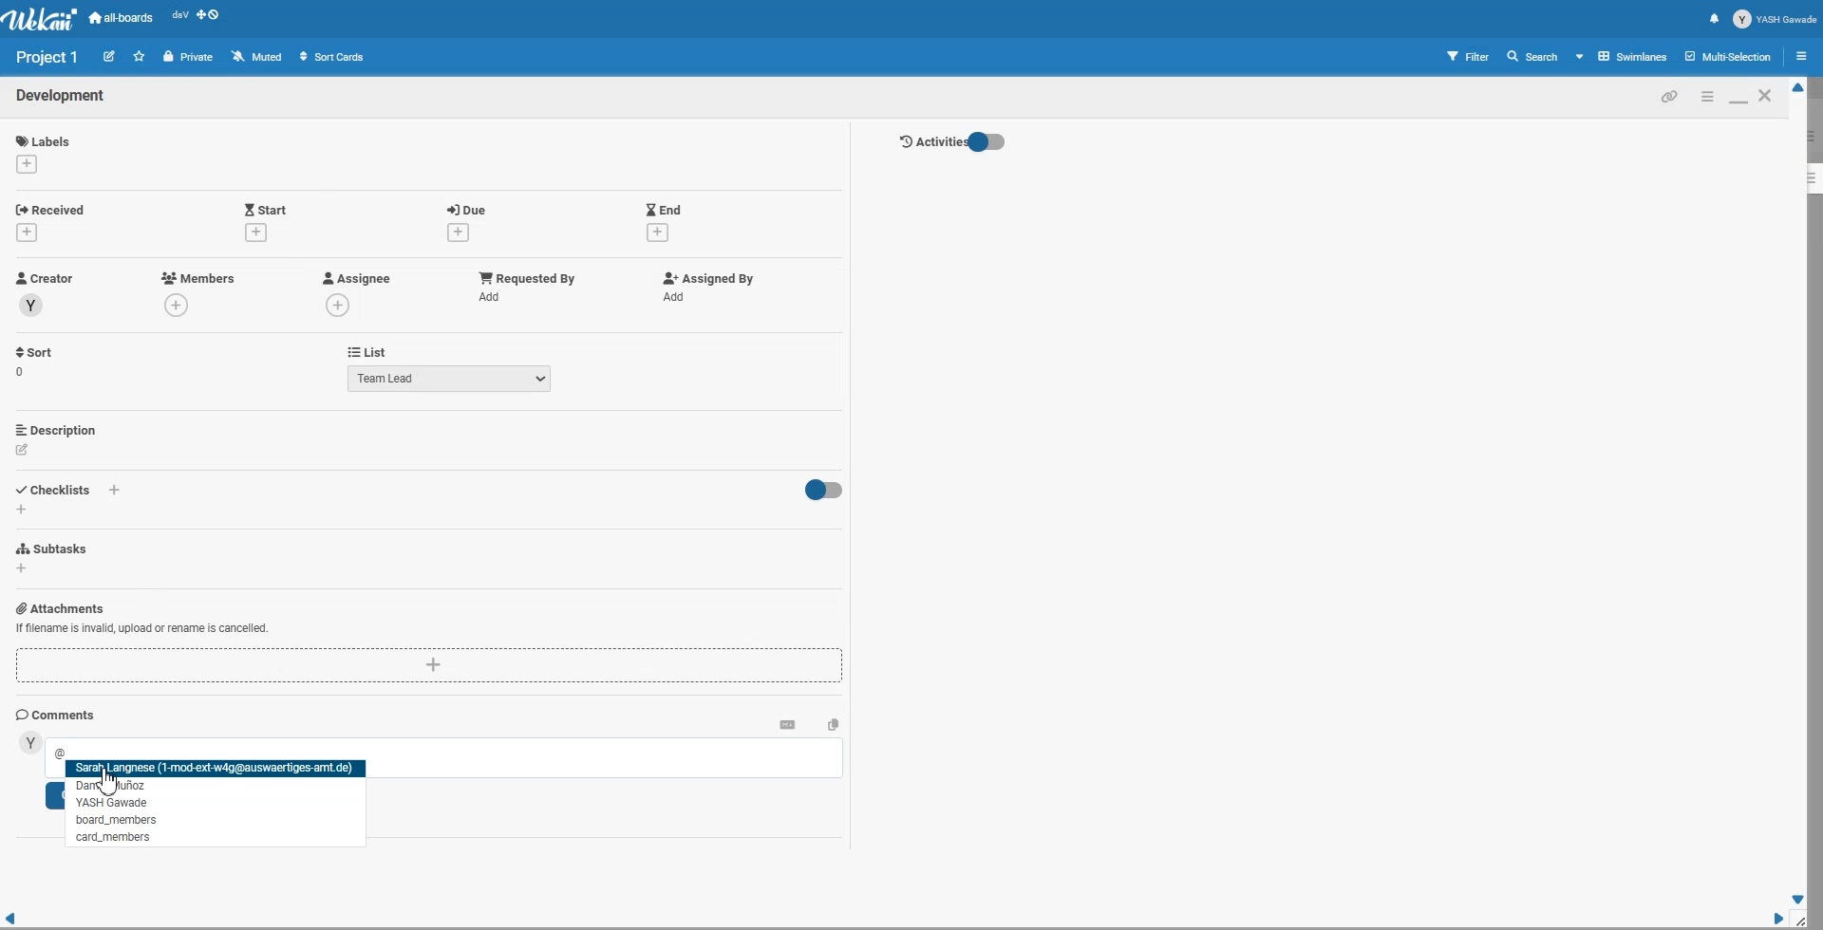 The width and height of the screenshot is (1823, 930). I want to click on Filter, so click(1469, 56).